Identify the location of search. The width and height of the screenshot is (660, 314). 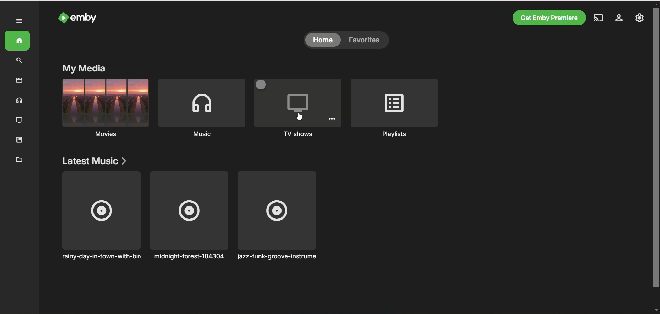
(19, 60).